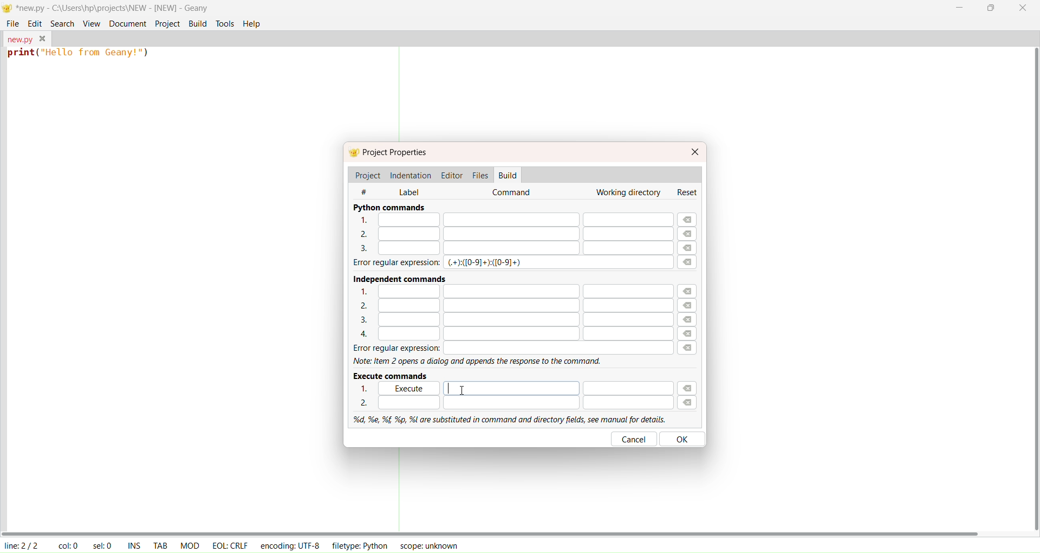 The height and width of the screenshot is (553, 1040). I want to click on encoding: UTF -8, so click(290, 545).